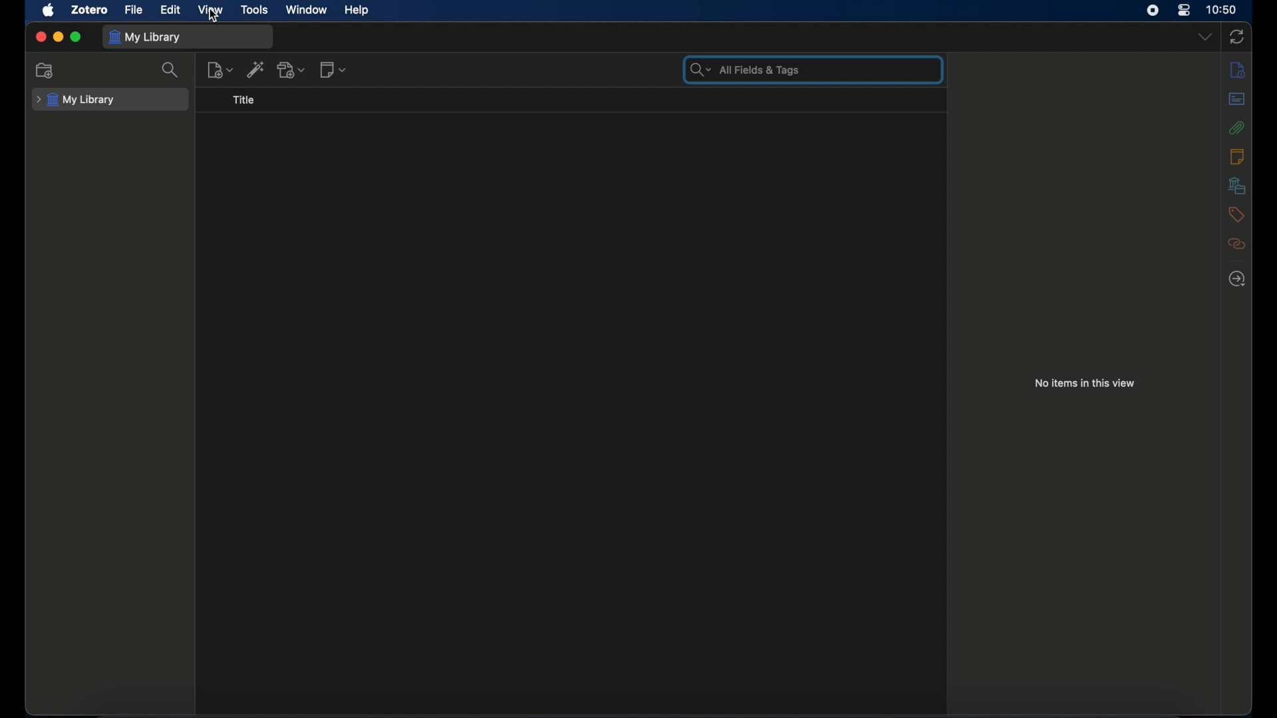 The width and height of the screenshot is (1277, 718). I want to click on no items in this view, so click(1085, 383).